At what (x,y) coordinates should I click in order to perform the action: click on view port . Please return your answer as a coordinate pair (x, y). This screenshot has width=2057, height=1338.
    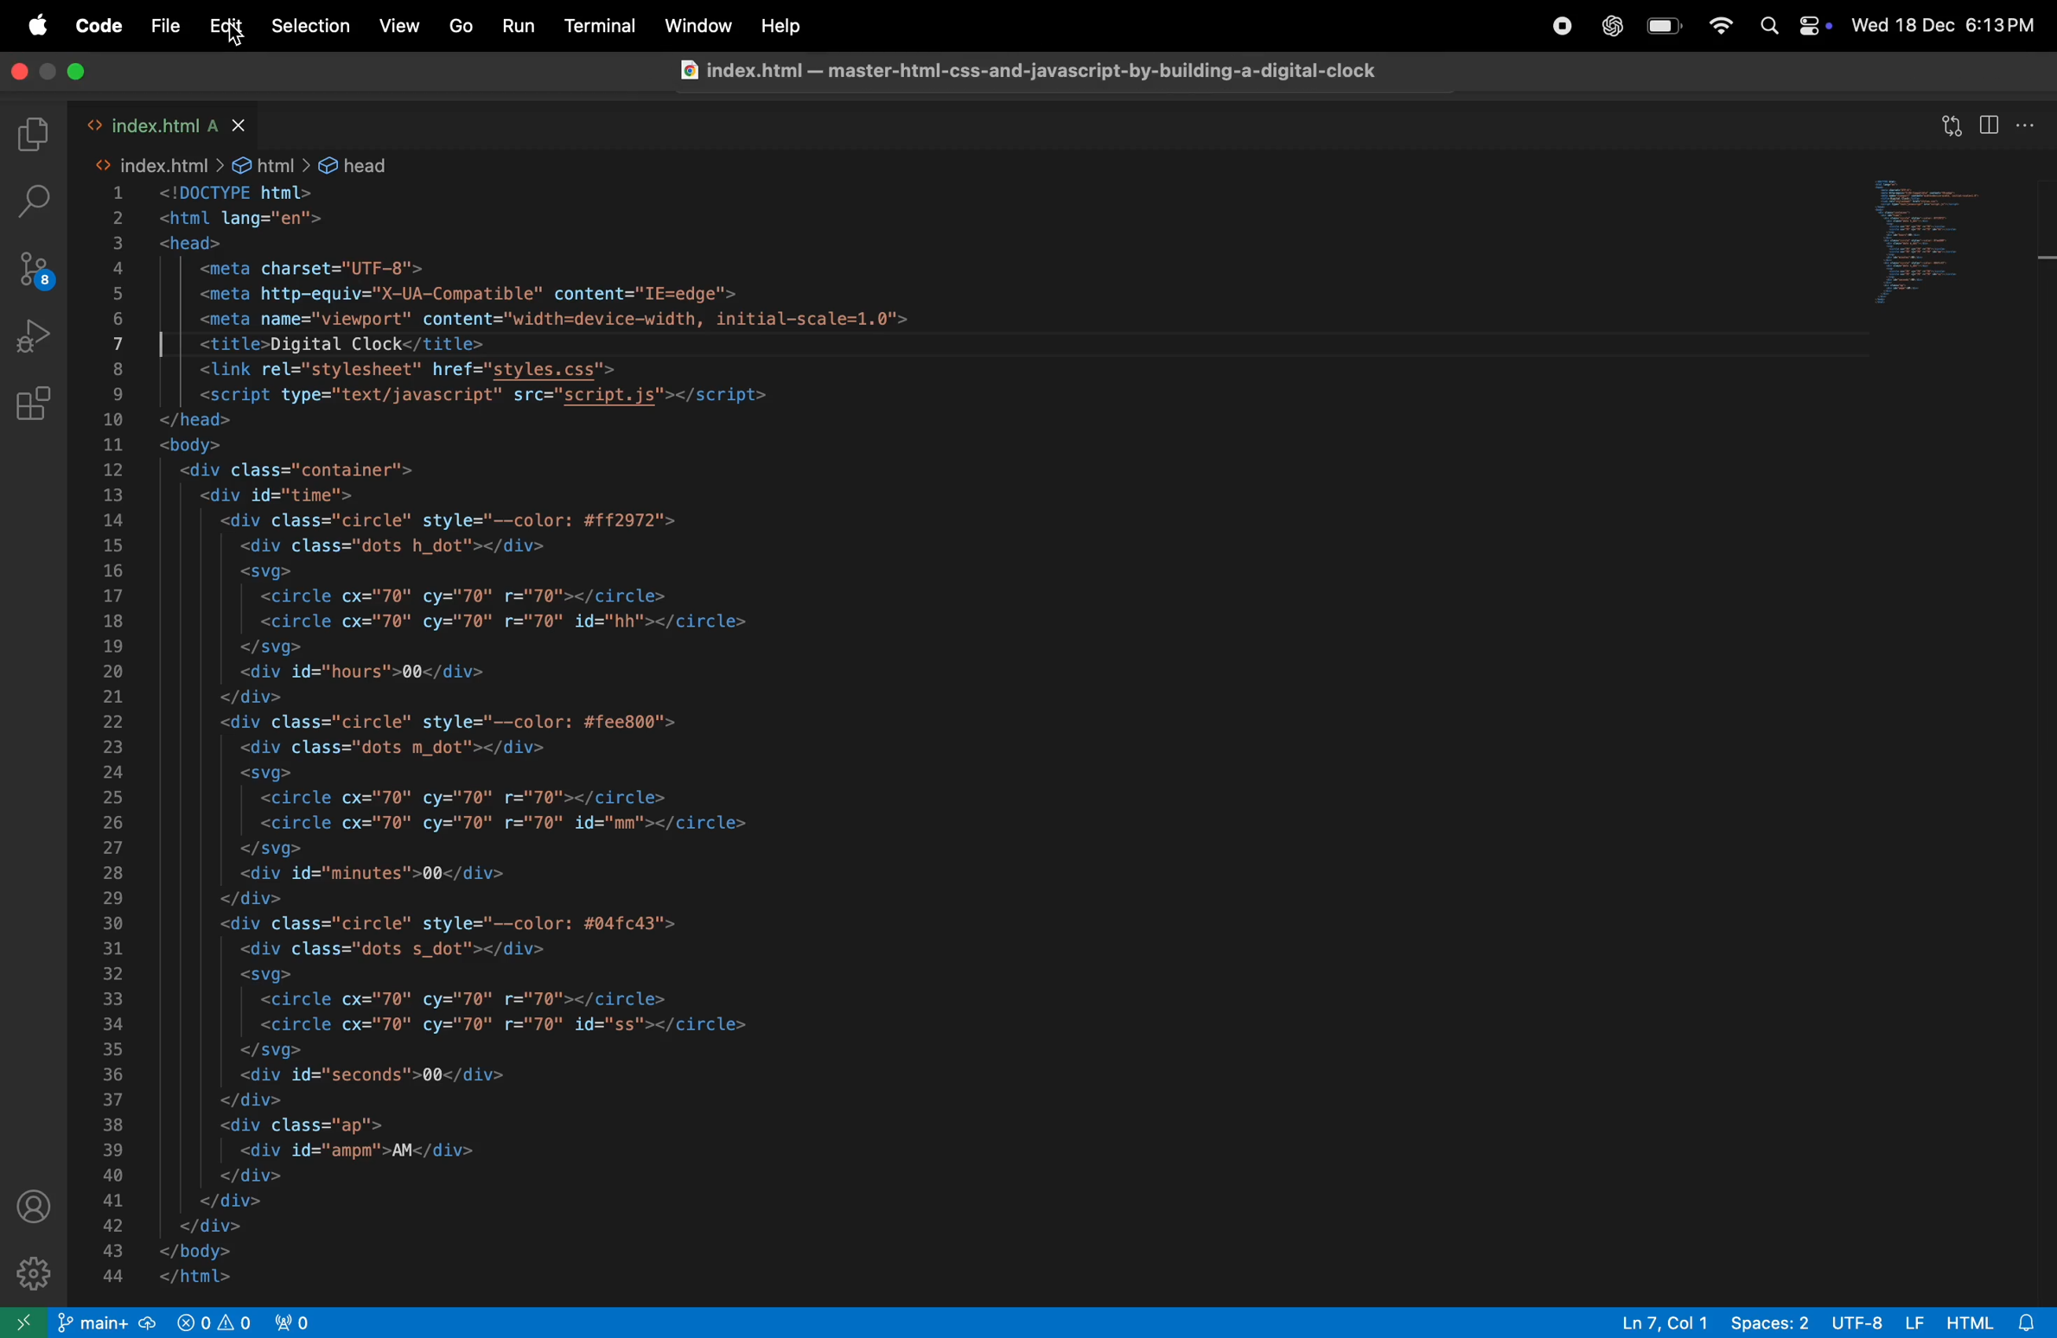
    Looking at the image, I should click on (294, 1320).